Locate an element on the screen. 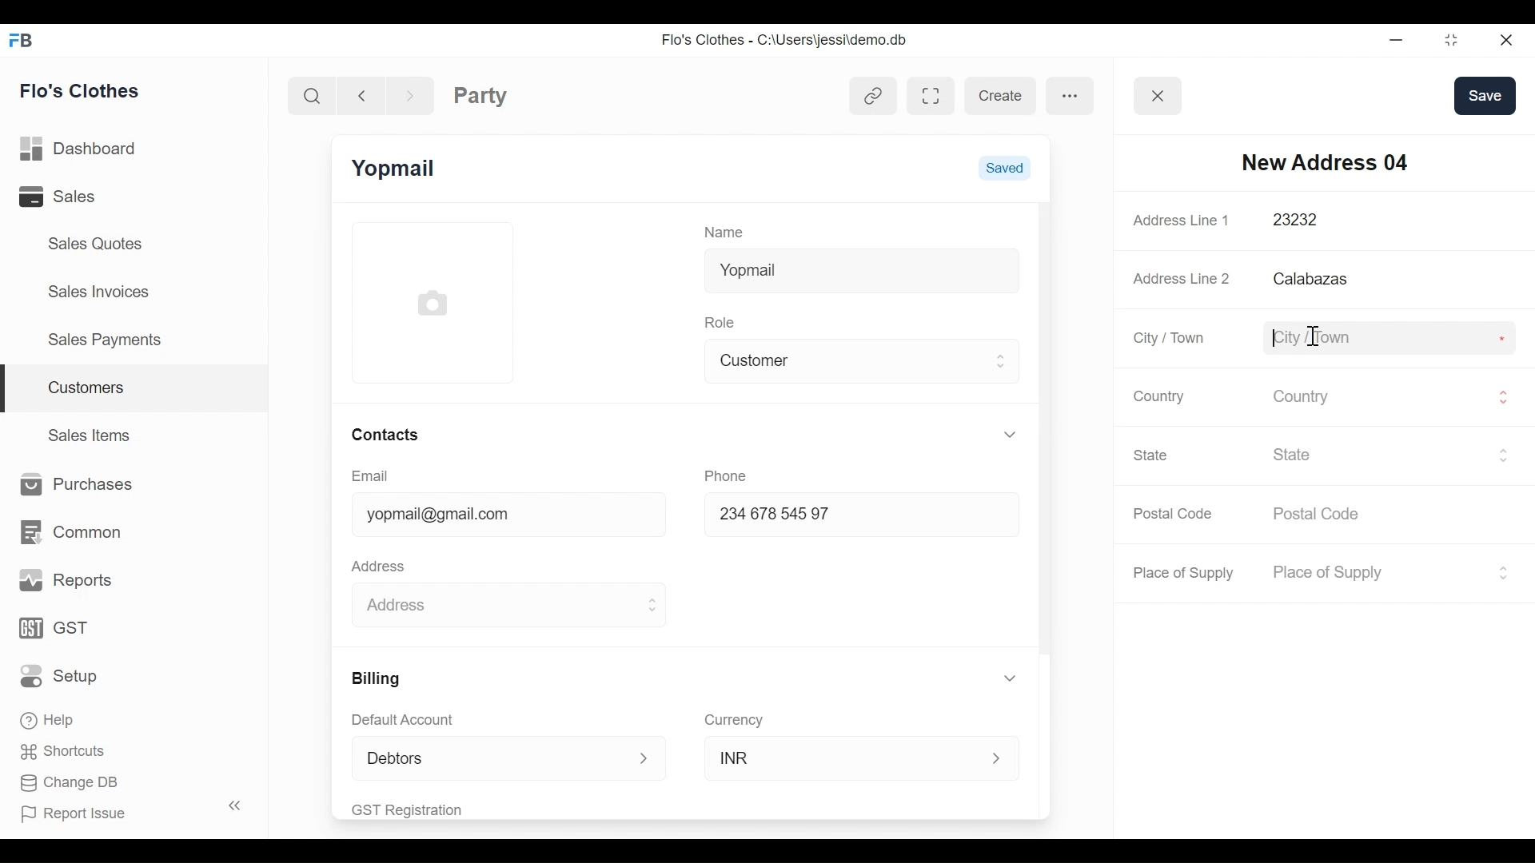 The height and width of the screenshot is (863, 1535). Expand is located at coordinates (1010, 434).